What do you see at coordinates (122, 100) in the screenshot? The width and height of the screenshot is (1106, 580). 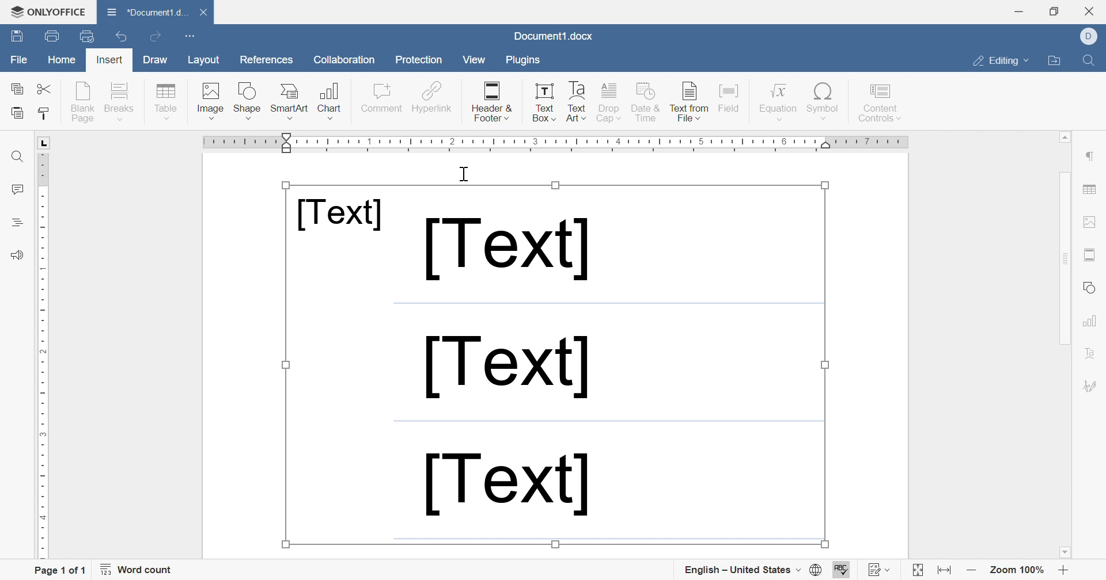 I see `Breaks` at bounding box center [122, 100].